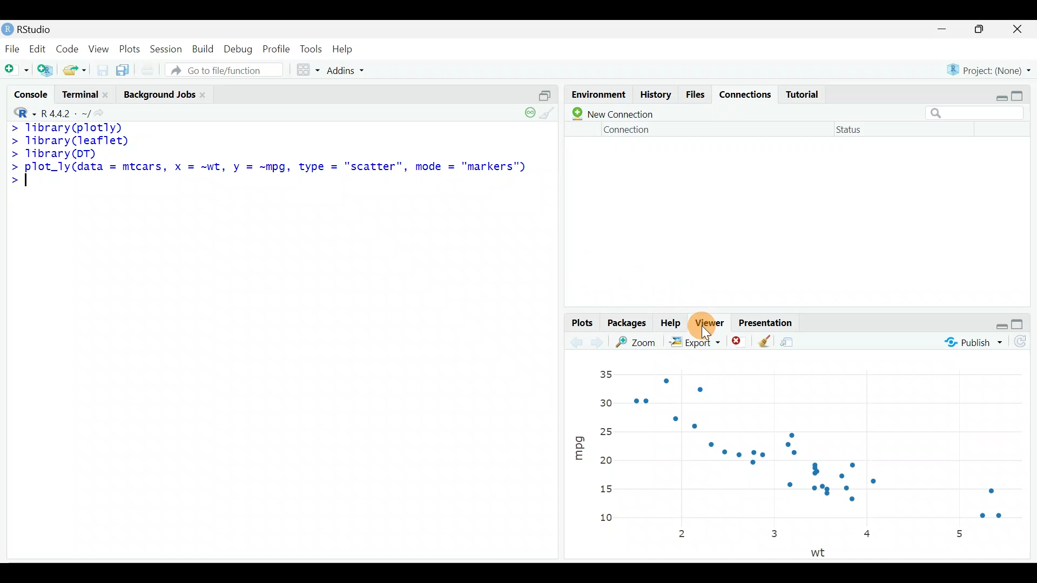  I want to click on Background jobs, so click(158, 93).